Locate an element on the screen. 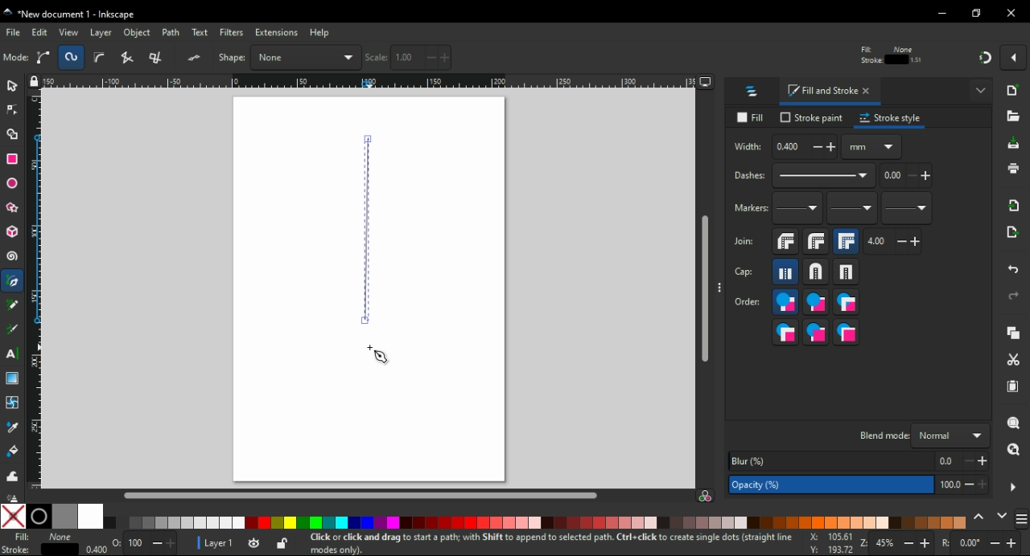 Image resolution: width=1030 pixels, height=556 pixels. color tone pallete is located at coordinates (612, 522).